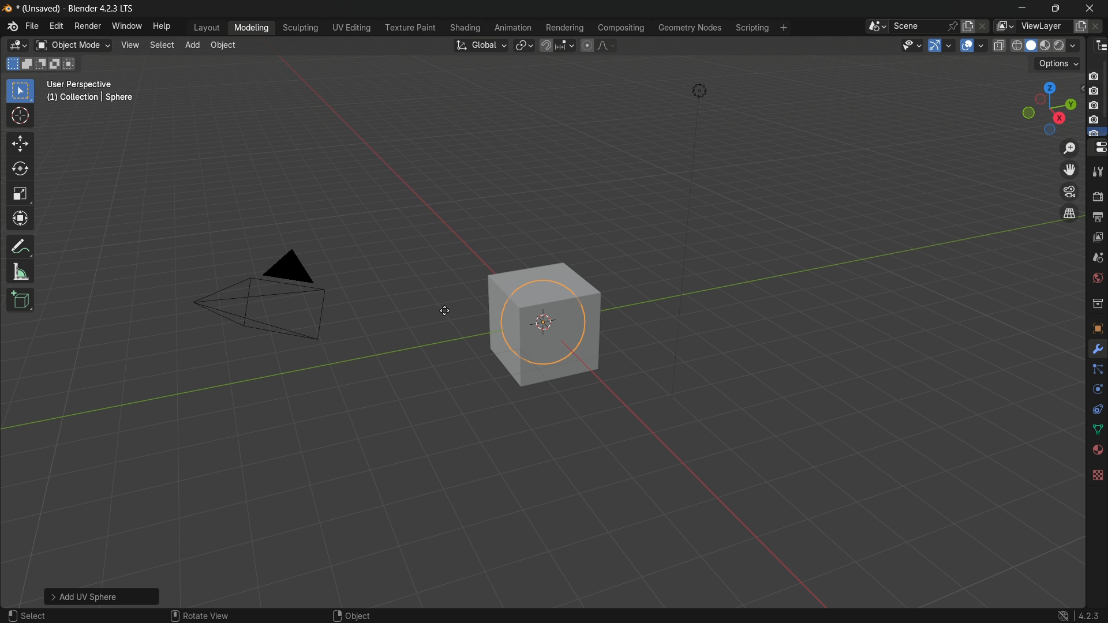 Image resolution: width=1108 pixels, height=623 pixels. Describe the element at coordinates (1081, 27) in the screenshot. I see `add new layer` at that location.